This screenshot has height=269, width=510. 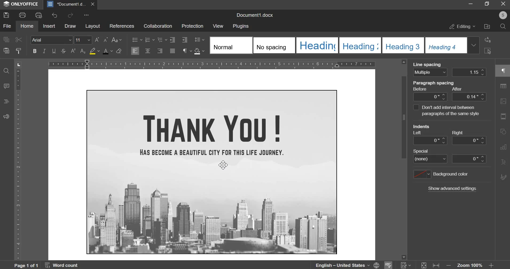 I want to click on draw, so click(x=70, y=26).